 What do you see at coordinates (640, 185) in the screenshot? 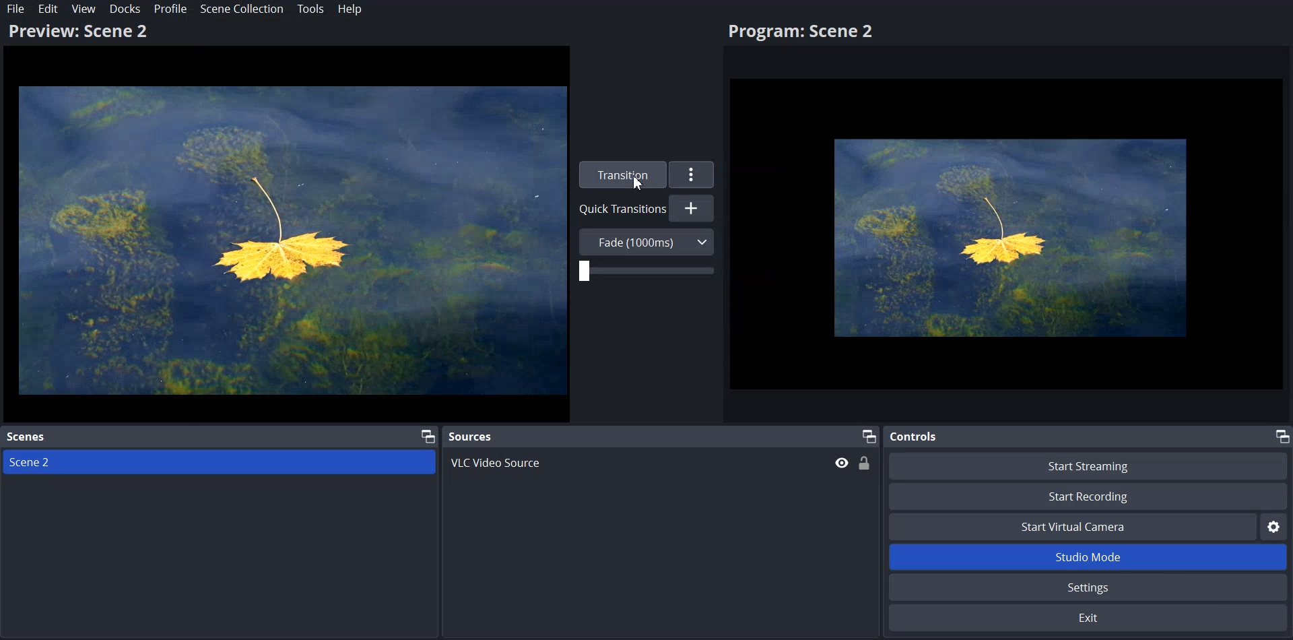
I see `Cursor` at bounding box center [640, 185].